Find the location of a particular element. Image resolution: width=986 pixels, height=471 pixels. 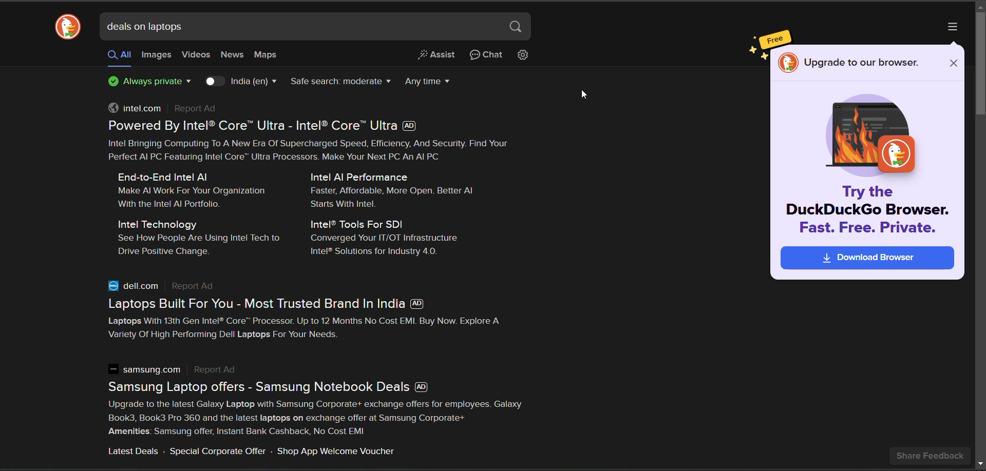

news is located at coordinates (233, 55).